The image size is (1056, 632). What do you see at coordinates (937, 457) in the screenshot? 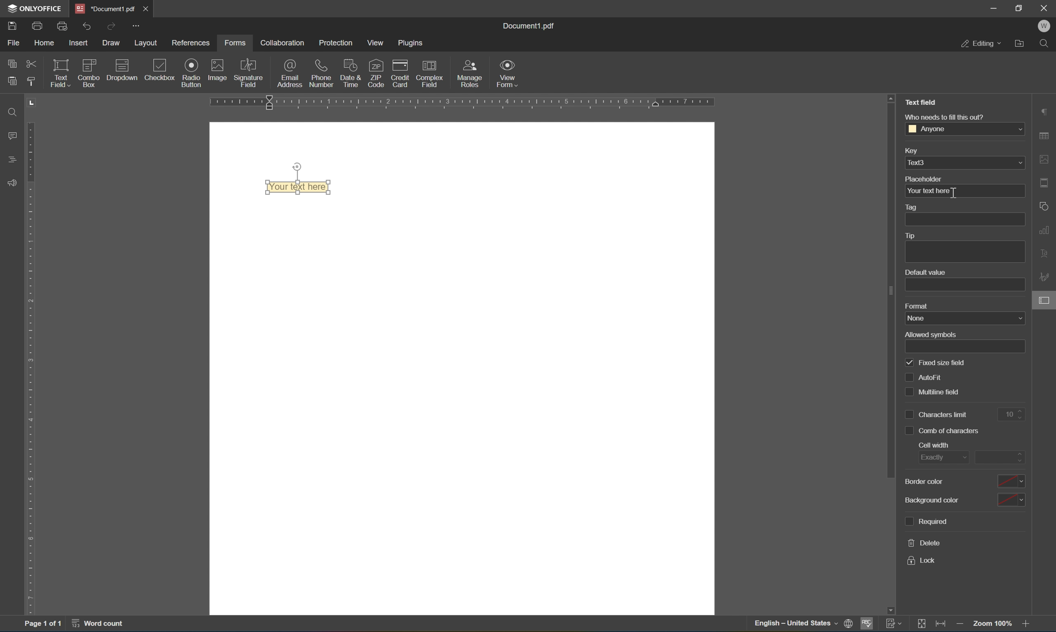
I see `exactly` at bounding box center [937, 457].